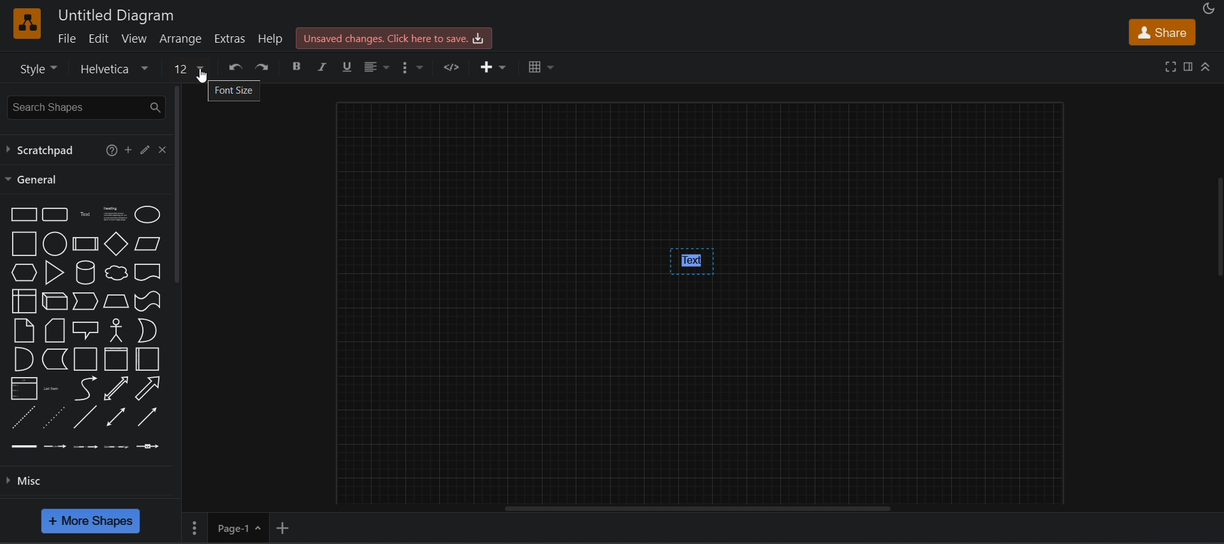  Describe the element at coordinates (27, 24) in the screenshot. I see `Software logo` at that location.